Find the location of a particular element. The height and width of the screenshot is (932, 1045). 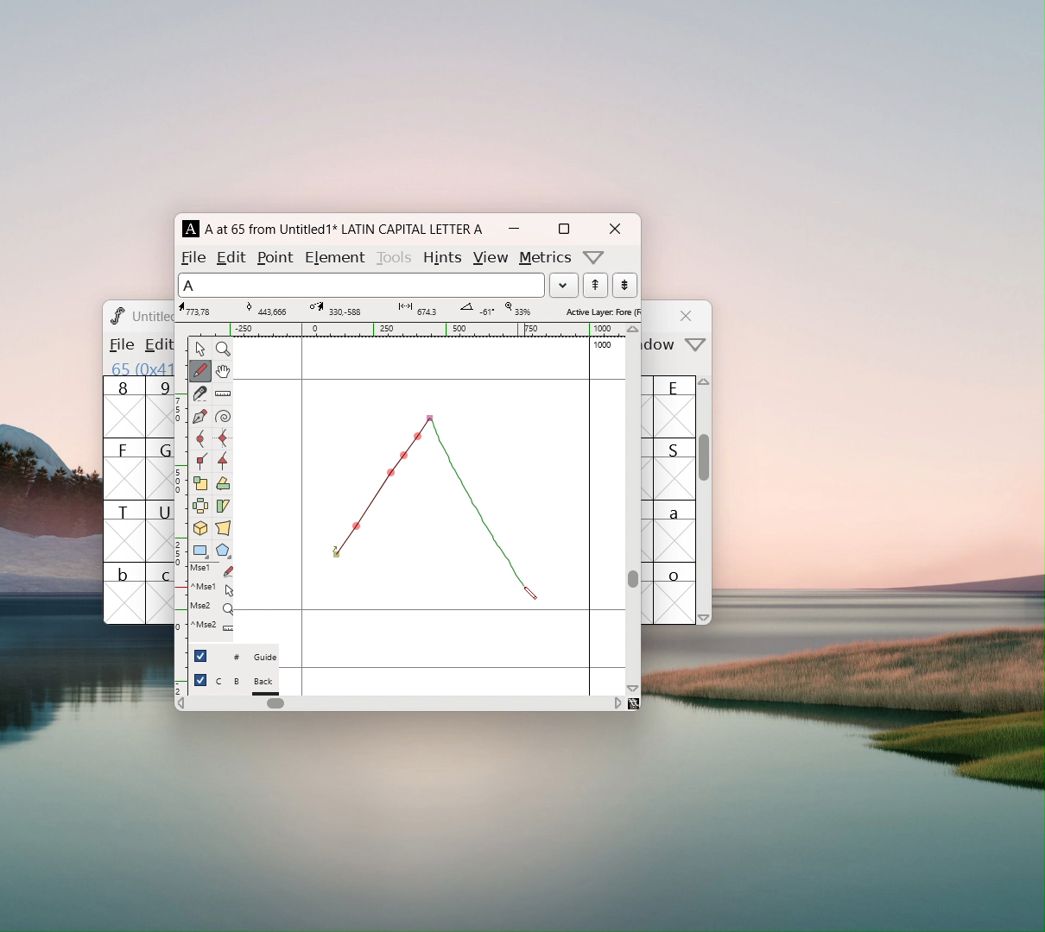

polygon or star is located at coordinates (224, 552).